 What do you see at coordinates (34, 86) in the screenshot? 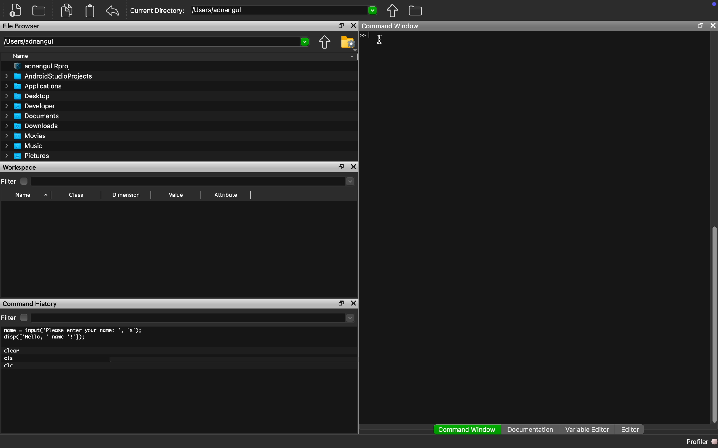
I see `Applications` at bounding box center [34, 86].